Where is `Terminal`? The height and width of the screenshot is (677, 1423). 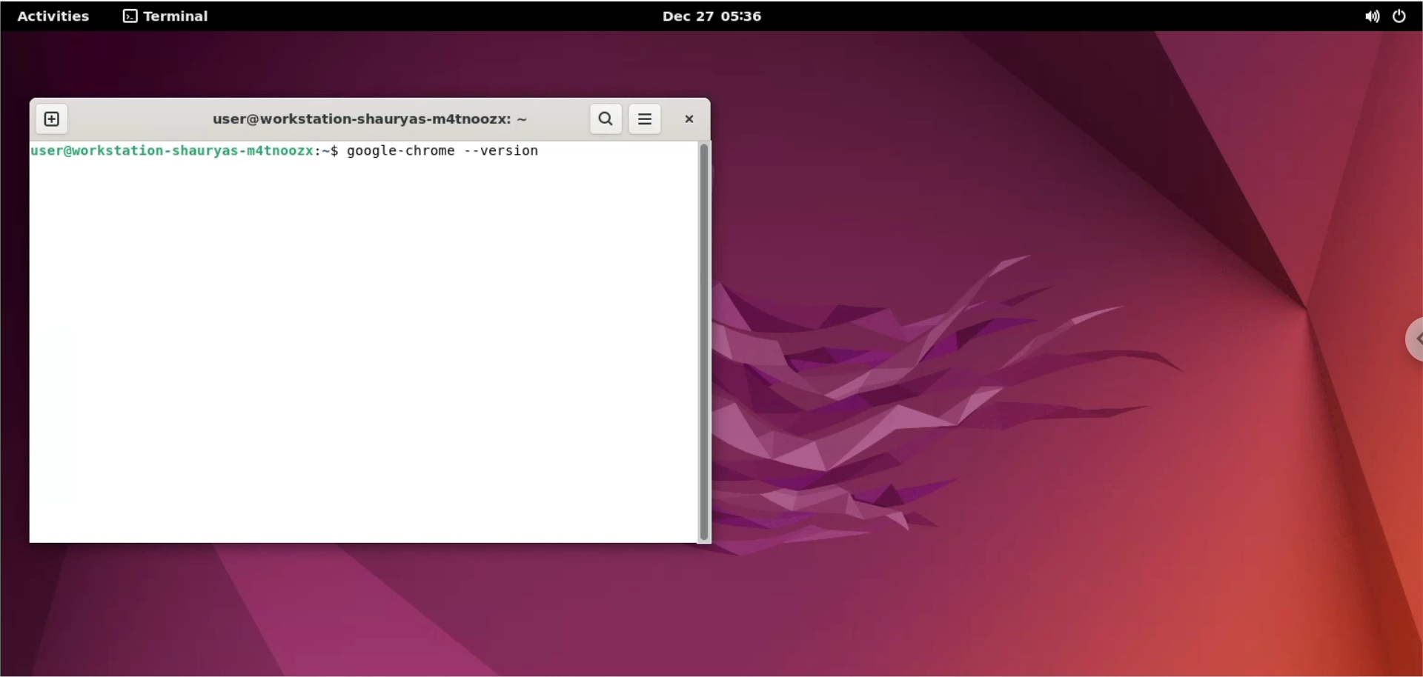 Terminal is located at coordinates (162, 16).